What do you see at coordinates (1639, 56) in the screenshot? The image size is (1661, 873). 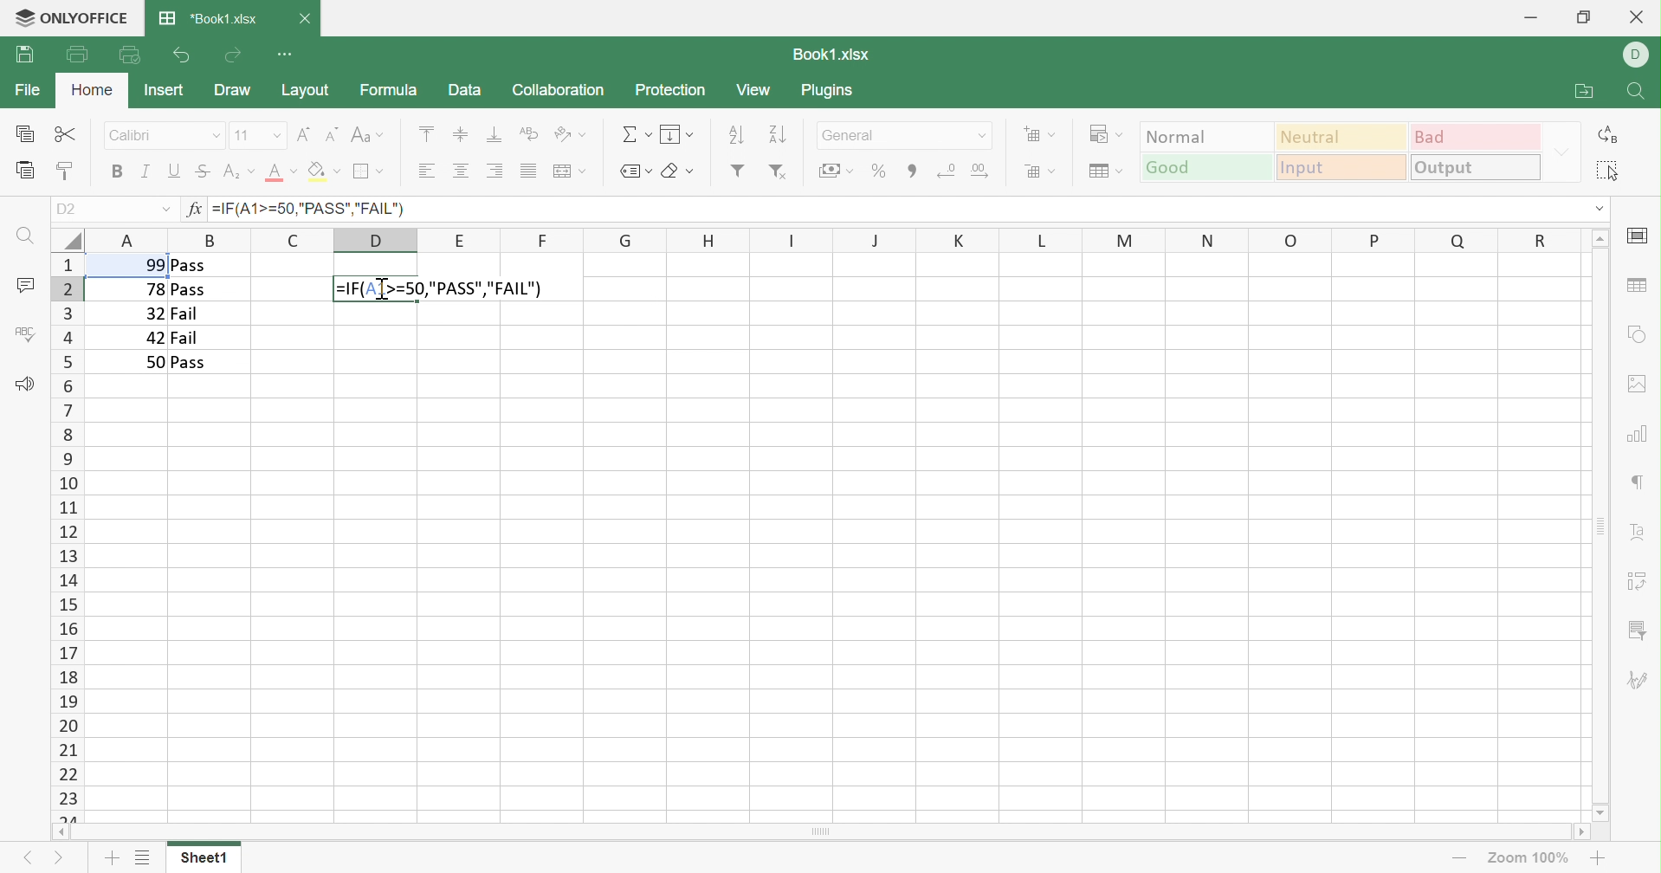 I see `DELL` at bounding box center [1639, 56].